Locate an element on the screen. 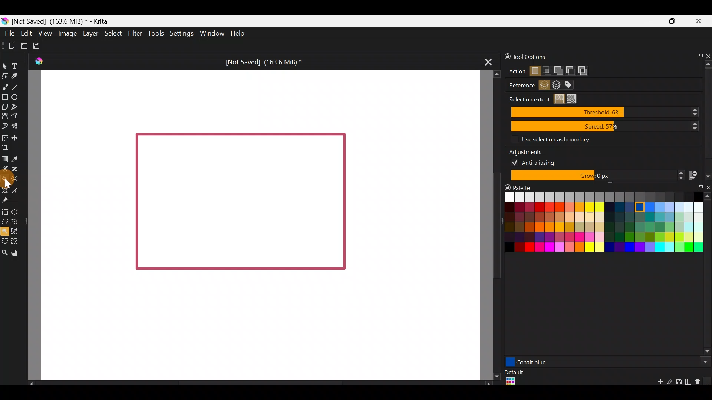  Edit swatch/group is located at coordinates (670, 384).